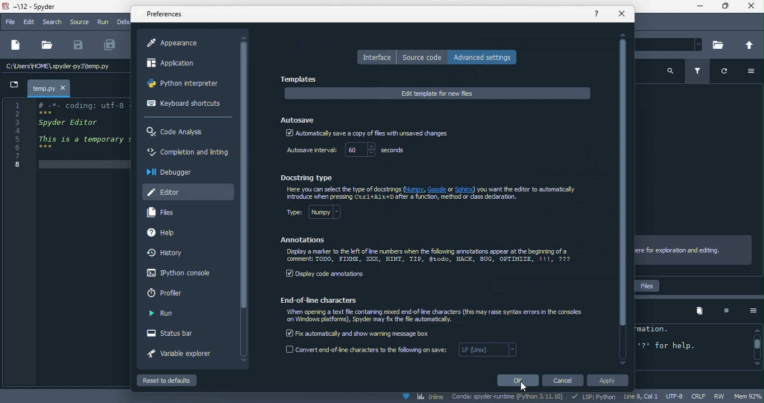 Image resolution: width=764 pixels, height=403 pixels. What do you see at coordinates (379, 151) in the screenshot?
I see `60 sec` at bounding box center [379, 151].